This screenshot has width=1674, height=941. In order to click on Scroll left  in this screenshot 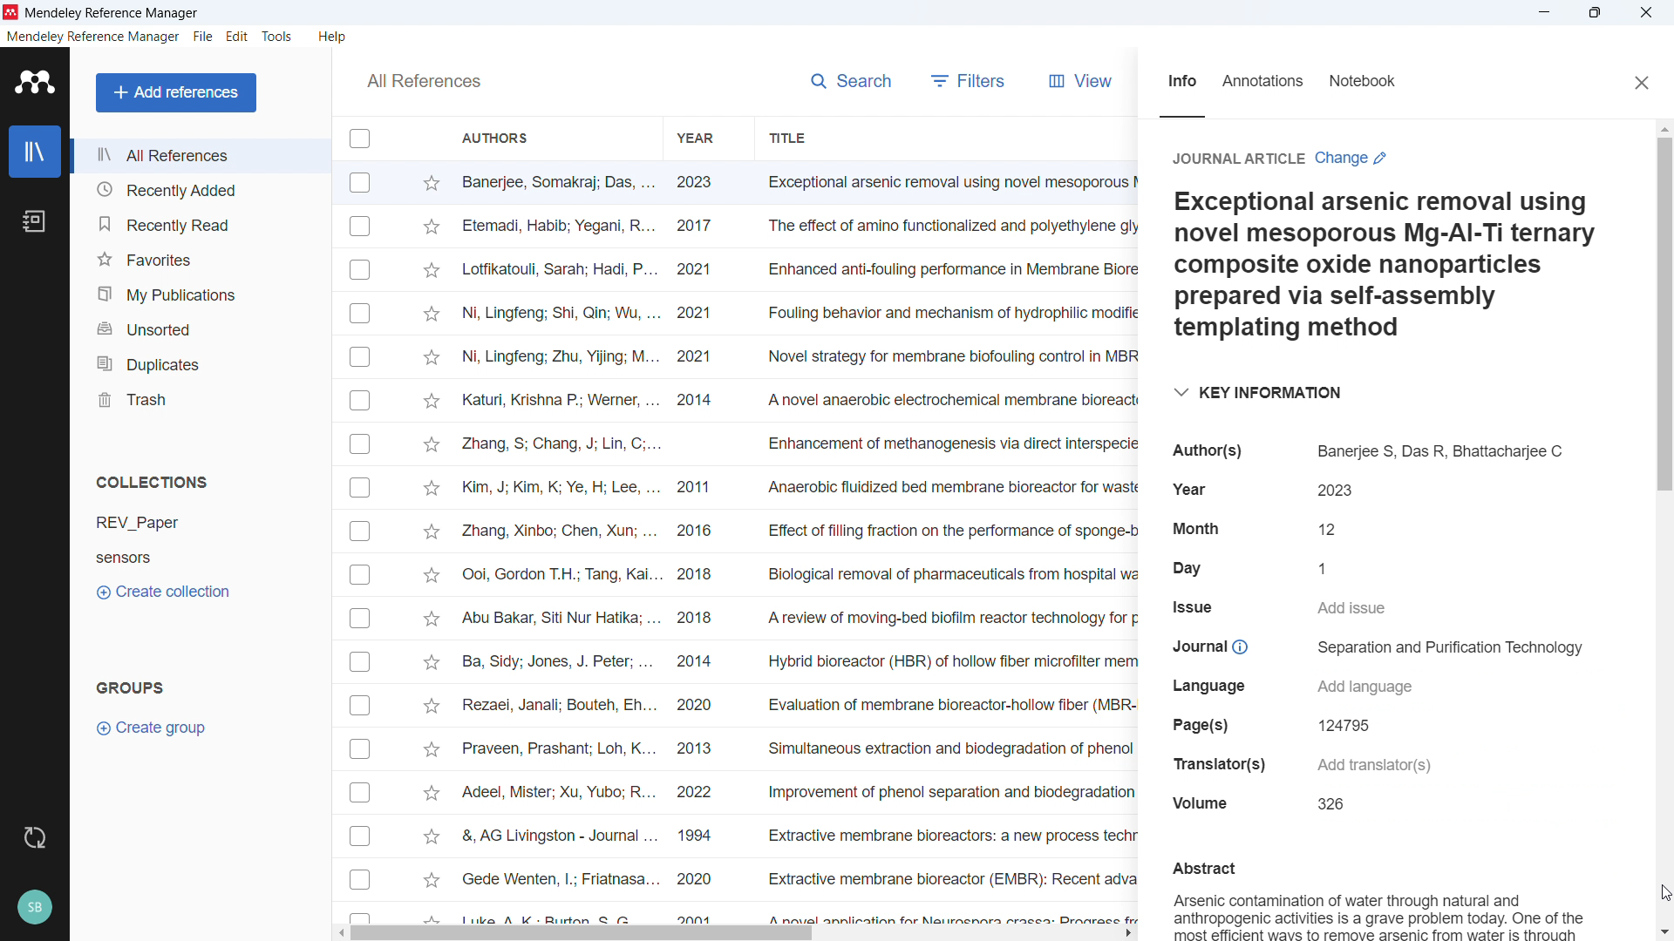, I will do `click(338, 934)`.